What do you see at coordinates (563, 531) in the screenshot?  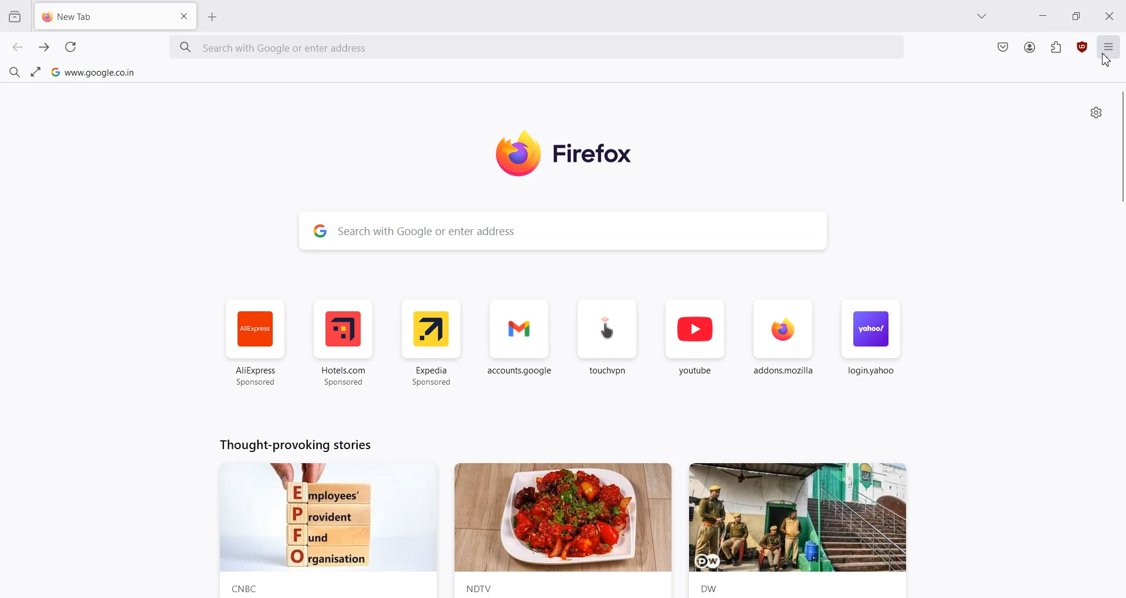 I see `News` at bounding box center [563, 531].